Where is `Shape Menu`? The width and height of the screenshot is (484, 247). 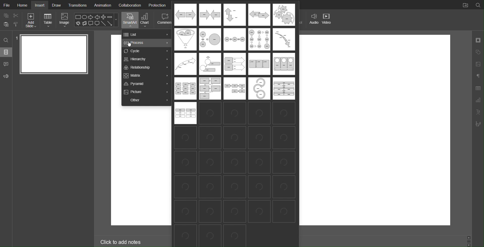
Shape Menu is located at coordinates (96, 20).